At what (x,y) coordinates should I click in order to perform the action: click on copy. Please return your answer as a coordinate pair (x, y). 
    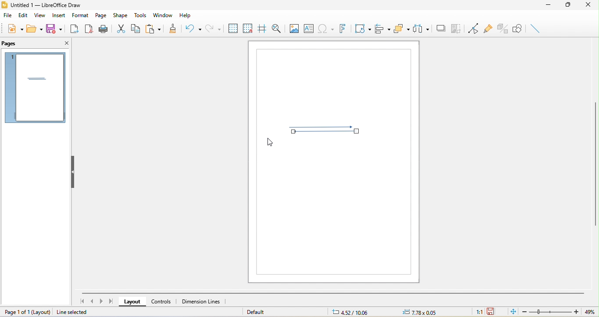
    Looking at the image, I should click on (139, 30).